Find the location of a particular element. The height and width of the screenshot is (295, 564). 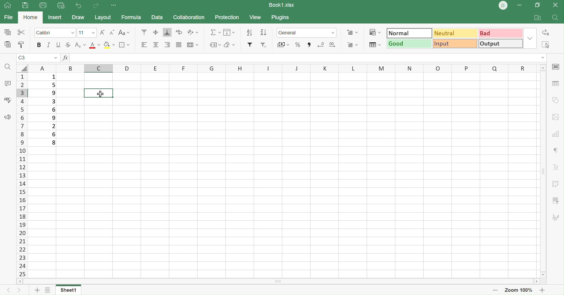

Feedback & support is located at coordinates (7, 117).